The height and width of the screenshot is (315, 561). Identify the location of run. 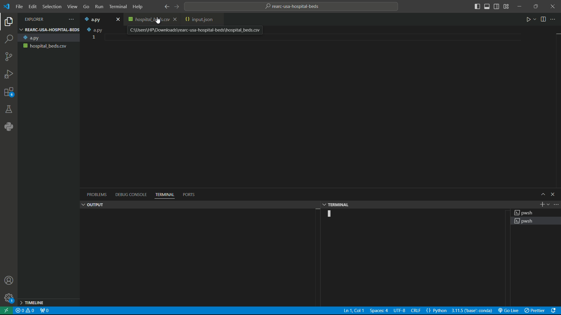
(530, 20).